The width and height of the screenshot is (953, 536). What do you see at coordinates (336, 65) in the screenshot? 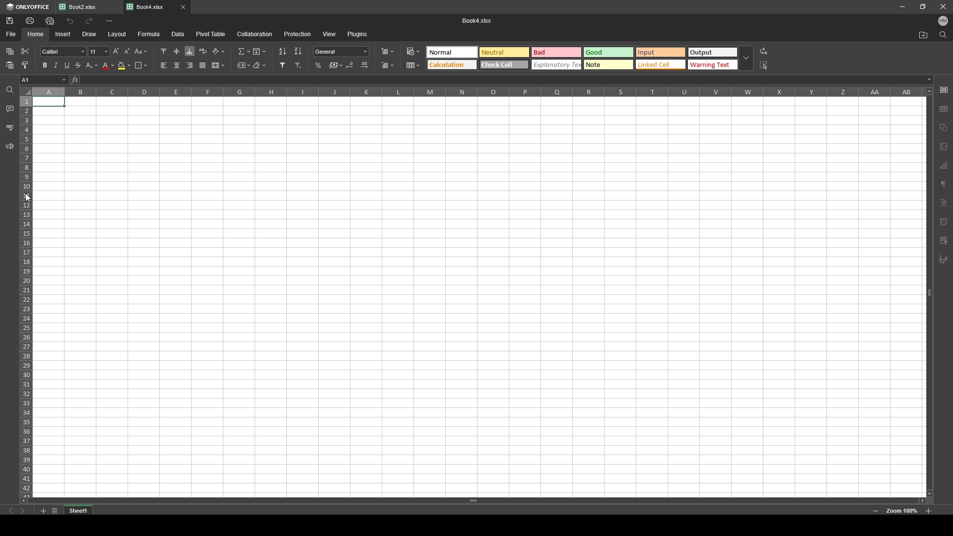
I see `comma style` at bounding box center [336, 65].